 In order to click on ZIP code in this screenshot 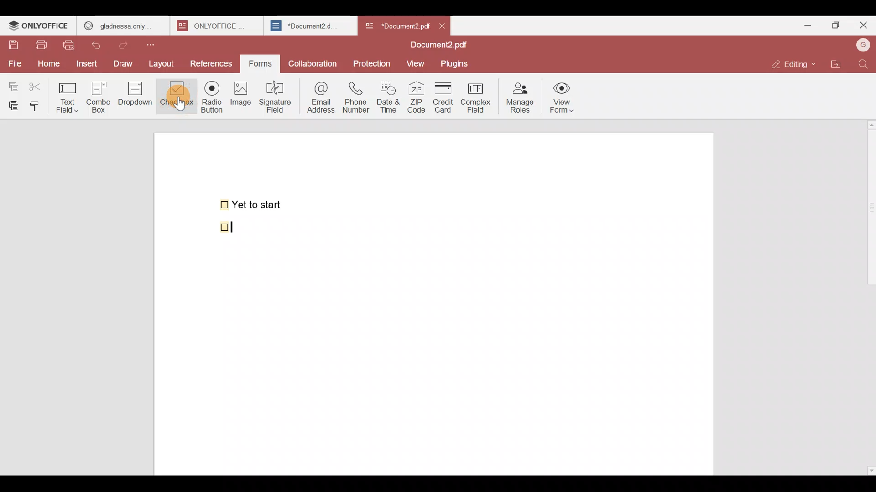, I will do `click(416, 98)`.